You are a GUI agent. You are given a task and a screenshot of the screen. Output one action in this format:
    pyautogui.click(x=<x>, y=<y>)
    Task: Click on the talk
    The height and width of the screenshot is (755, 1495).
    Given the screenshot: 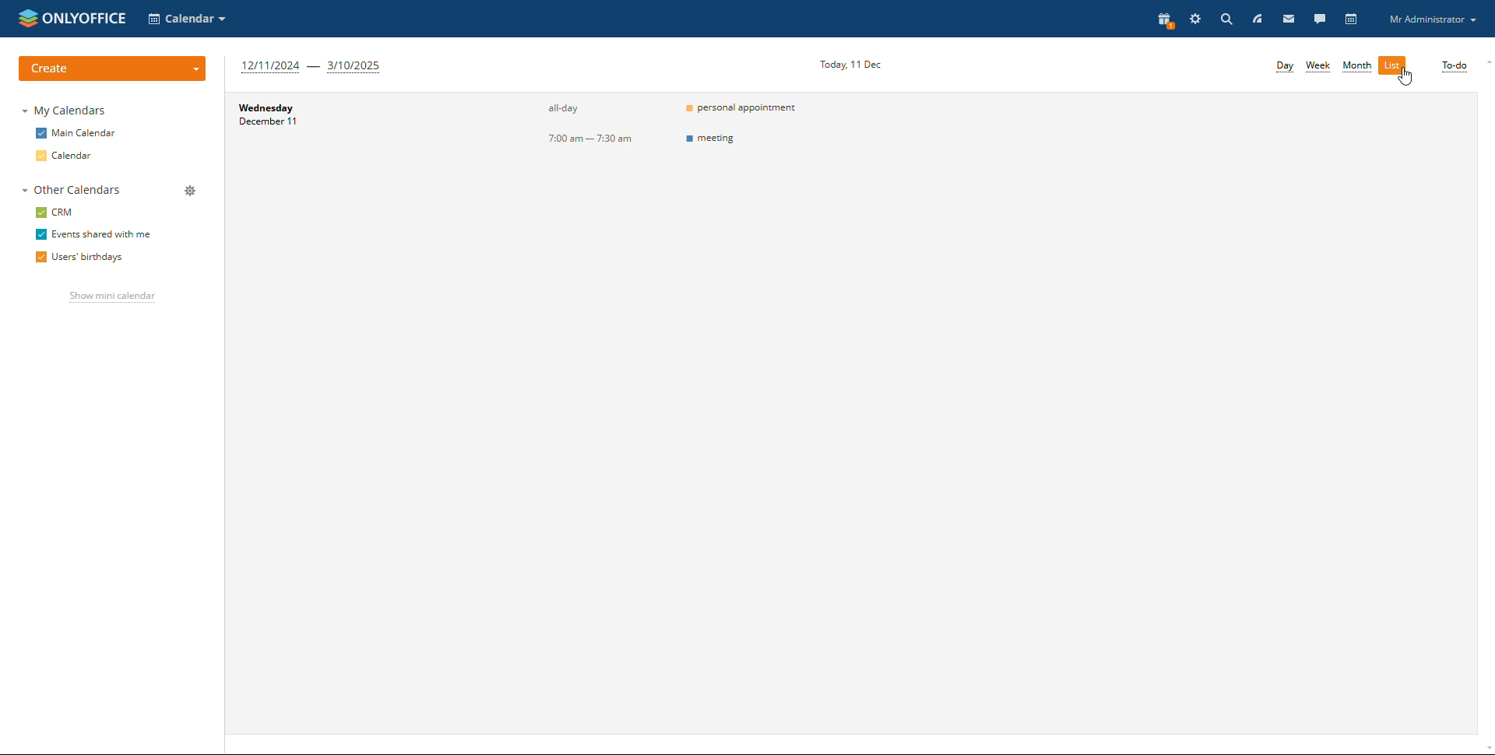 What is the action you would take?
    pyautogui.click(x=1320, y=19)
    